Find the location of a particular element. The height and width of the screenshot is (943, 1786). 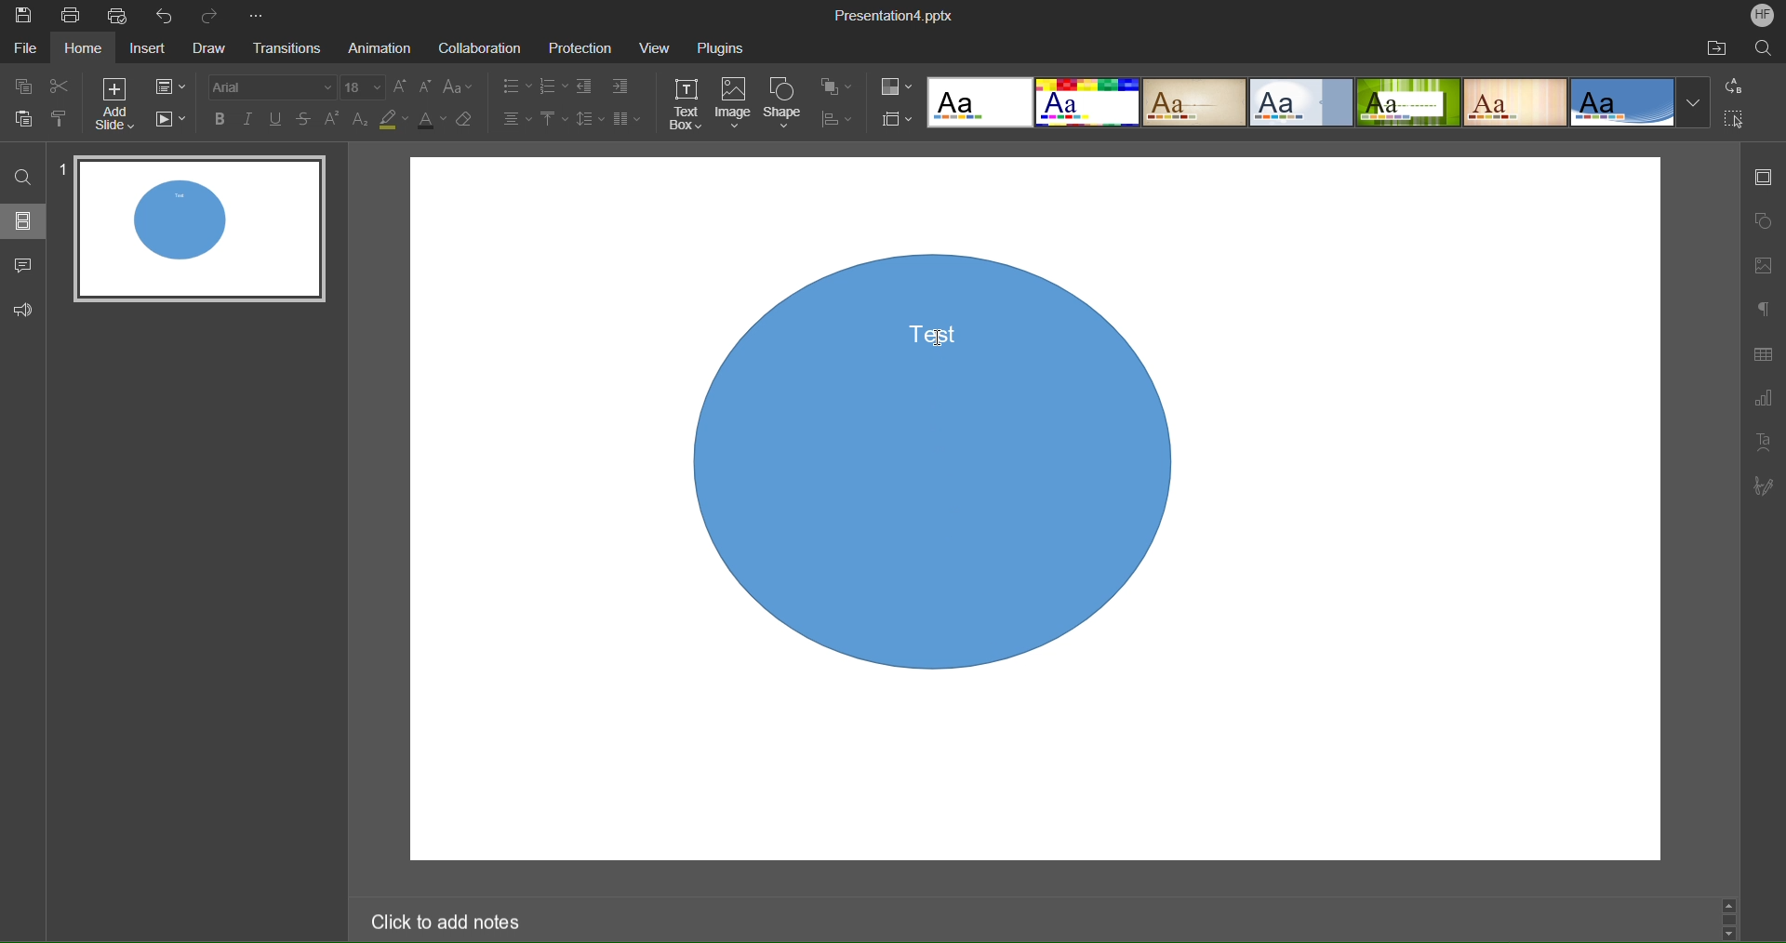

Open File Location is located at coordinates (1713, 49).